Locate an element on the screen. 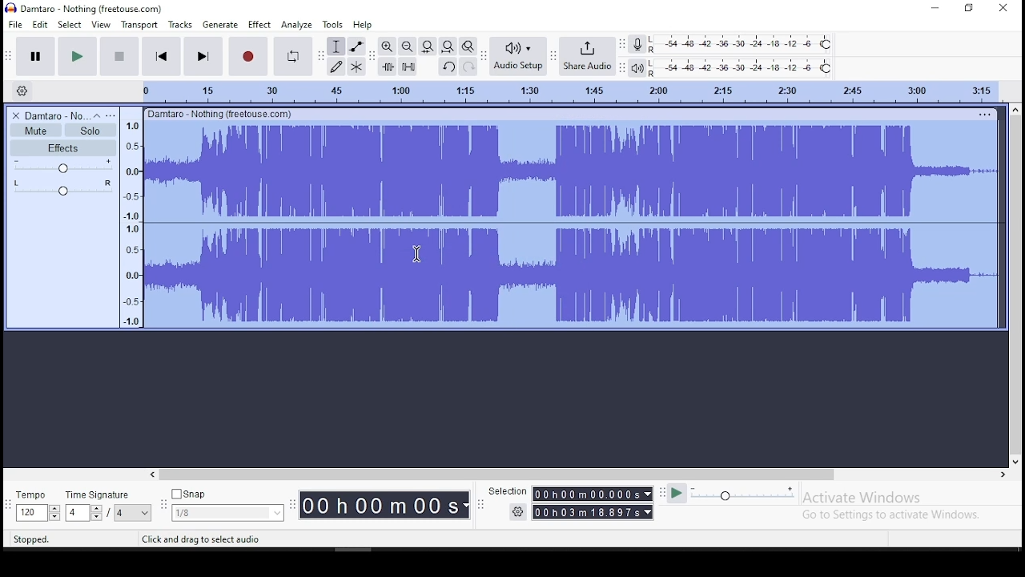 This screenshot has height=577, width=1025. click and drag to move left selection boundary is located at coordinates (236, 539).